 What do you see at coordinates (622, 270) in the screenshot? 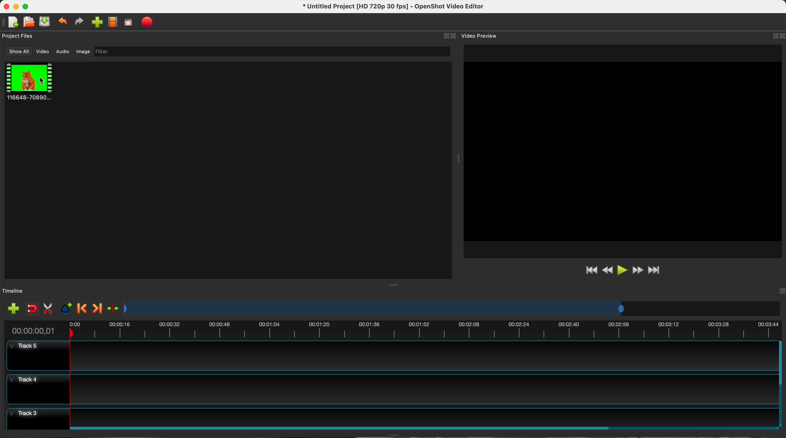
I see `play` at bounding box center [622, 270].